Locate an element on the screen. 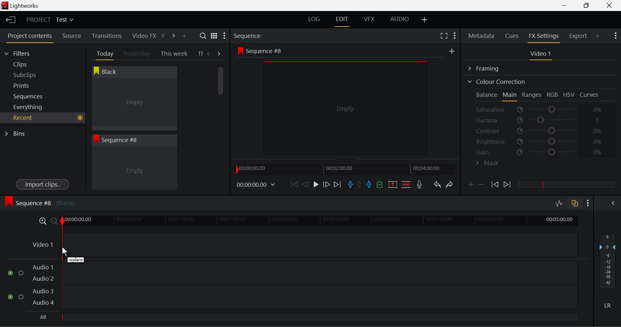 The image size is (621, 327). Sequence Preview Section is located at coordinates (249, 36).